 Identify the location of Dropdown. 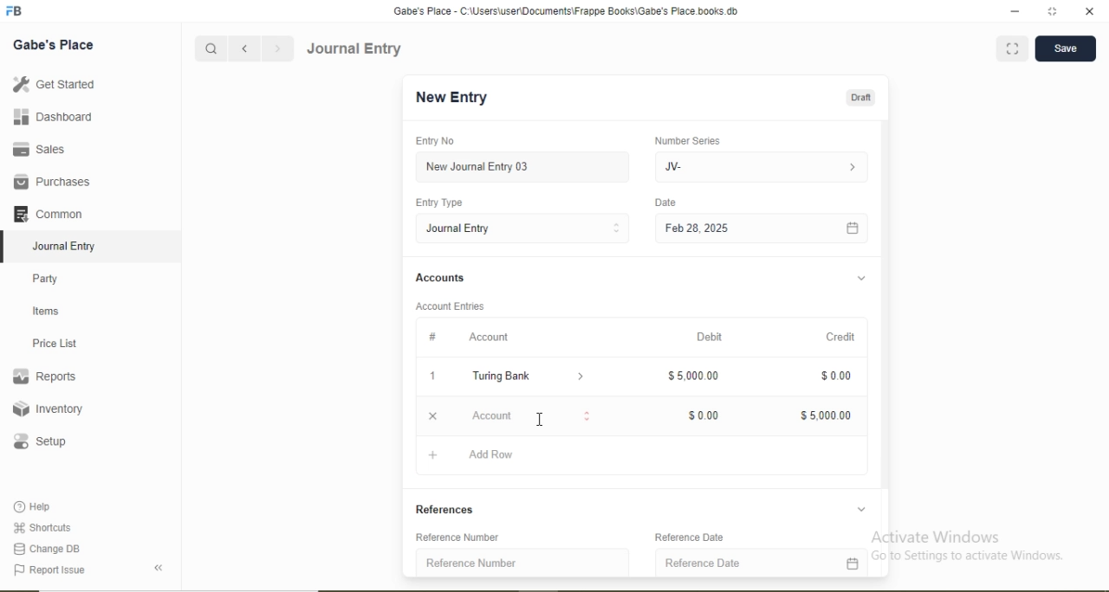
(861, 509).